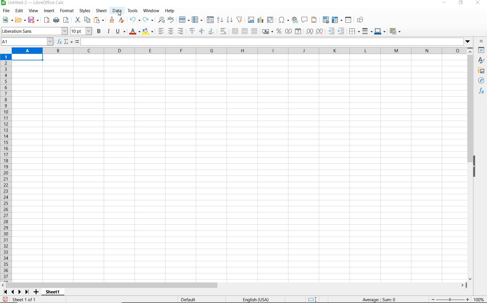 Image resolution: width=487 pixels, height=303 pixels. I want to click on font size, so click(81, 31).